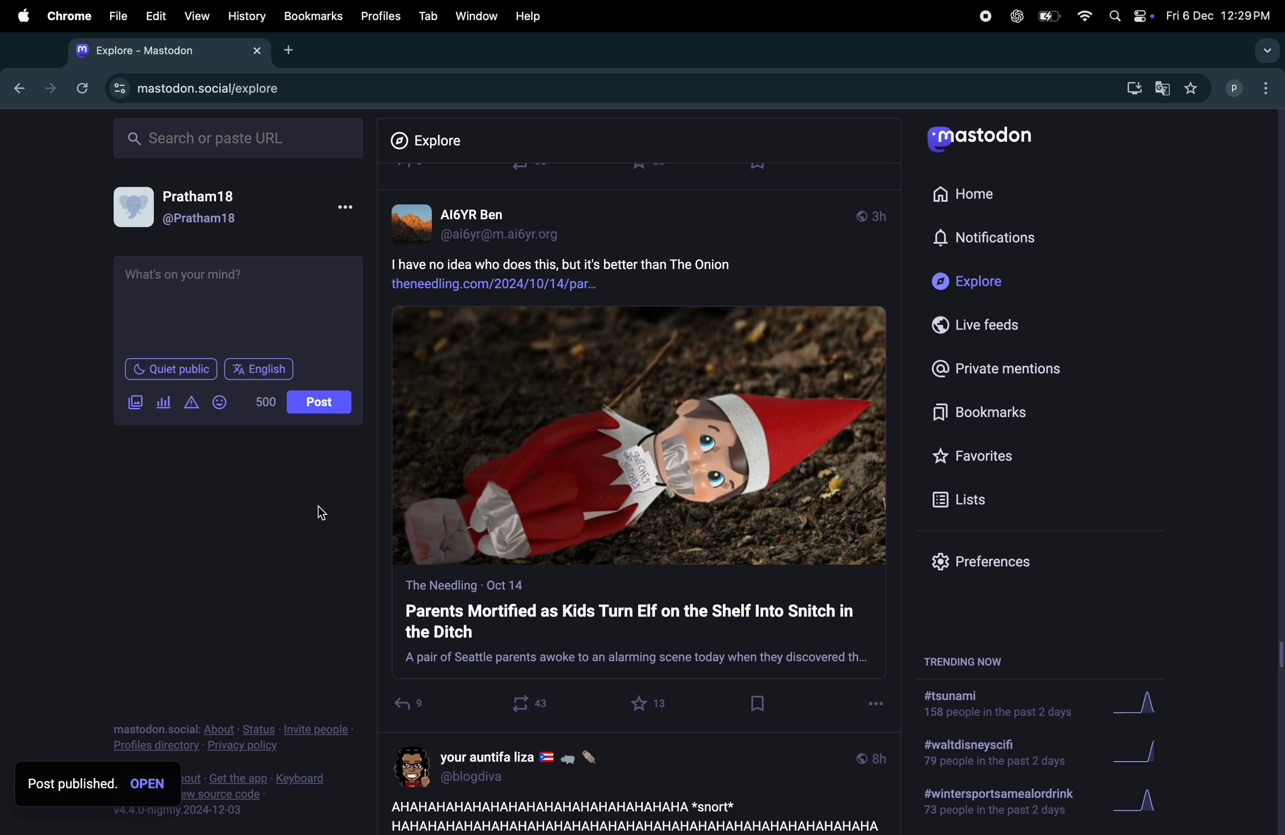  What do you see at coordinates (991, 756) in the screenshot?
I see `#walt disney` at bounding box center [991, 756].